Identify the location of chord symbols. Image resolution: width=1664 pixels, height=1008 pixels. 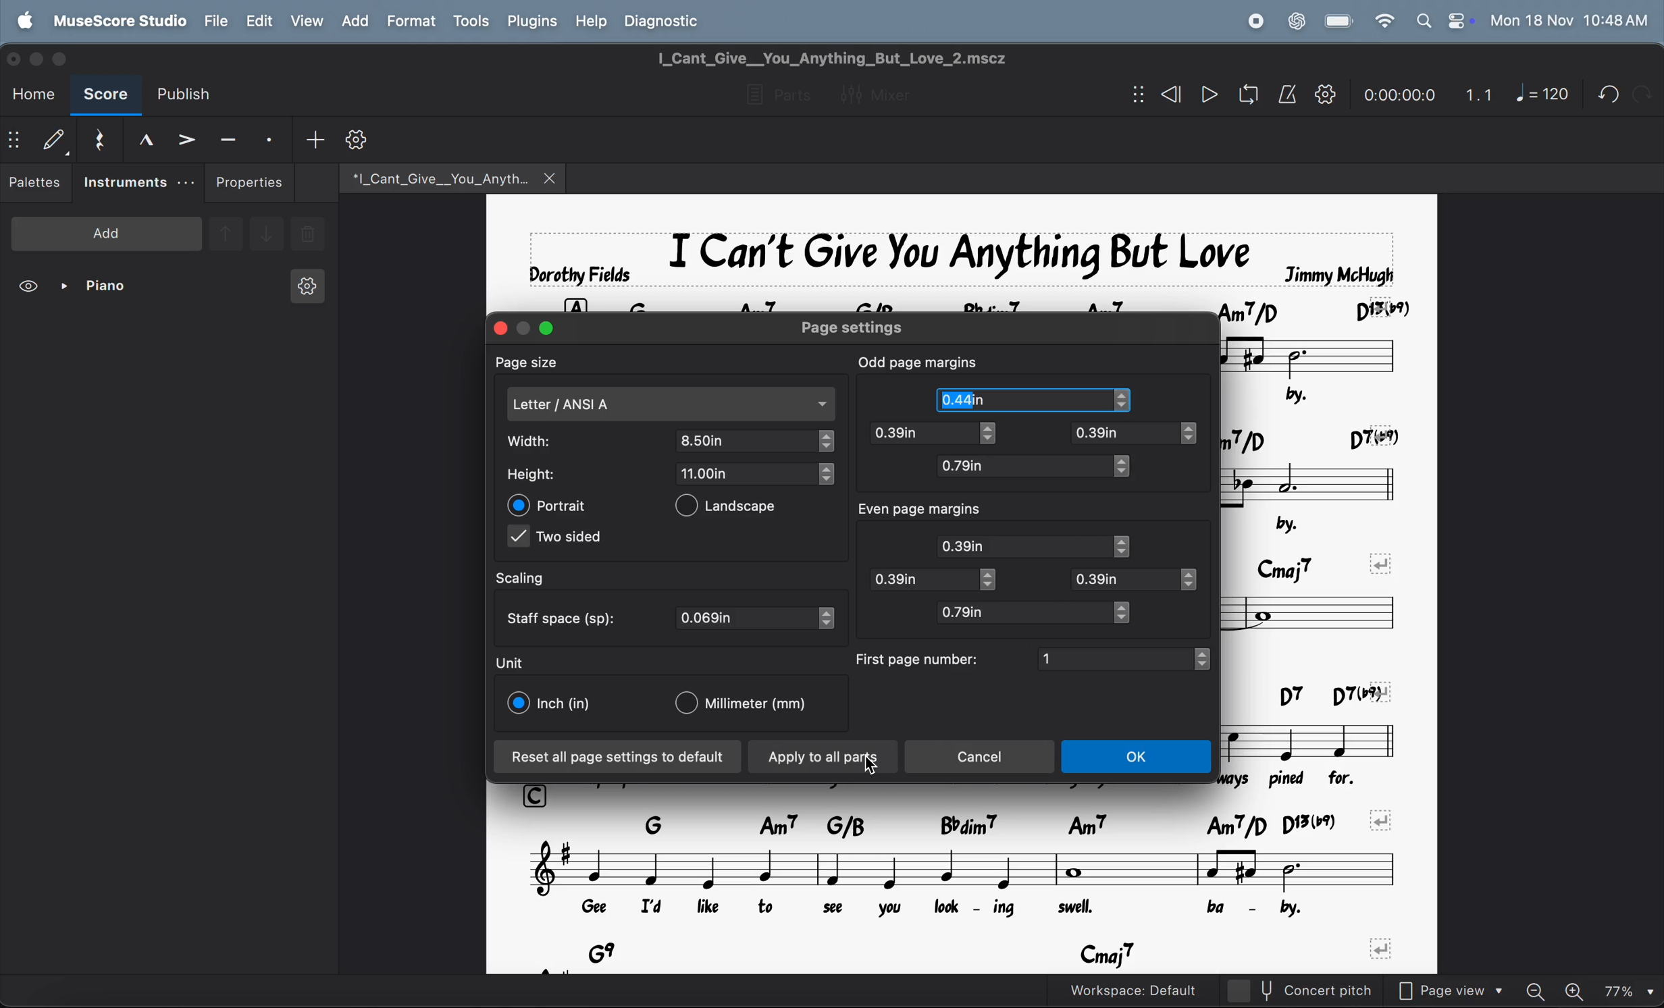
(995, 953).